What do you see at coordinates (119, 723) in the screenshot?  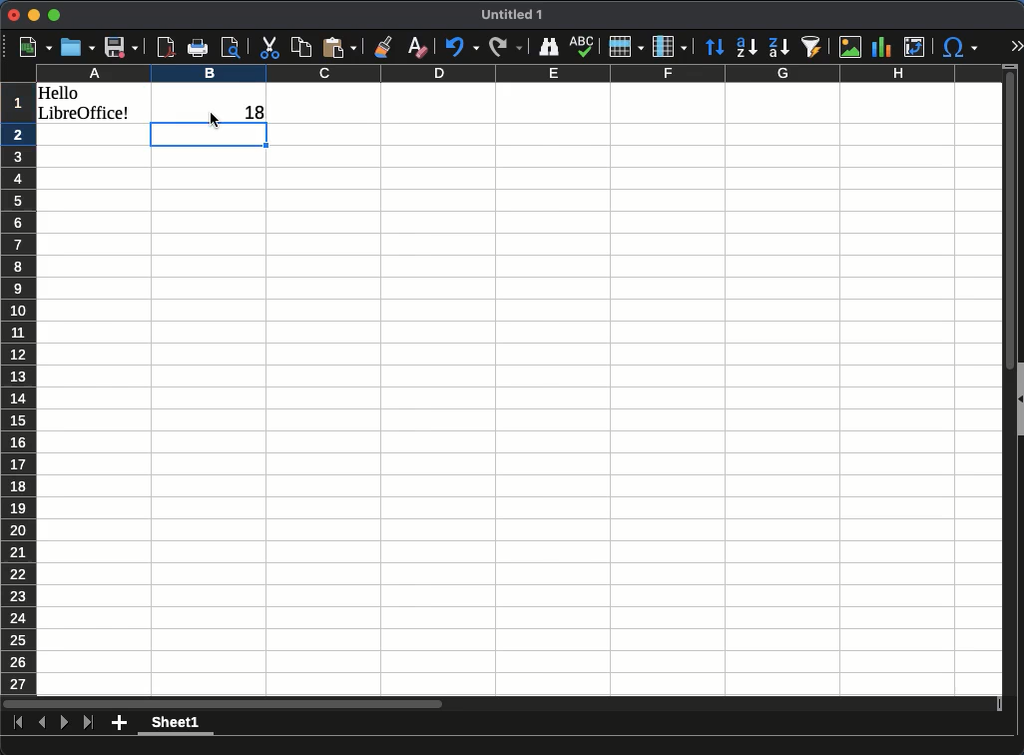 I see `add sheet` at bounding box center [119, 723].